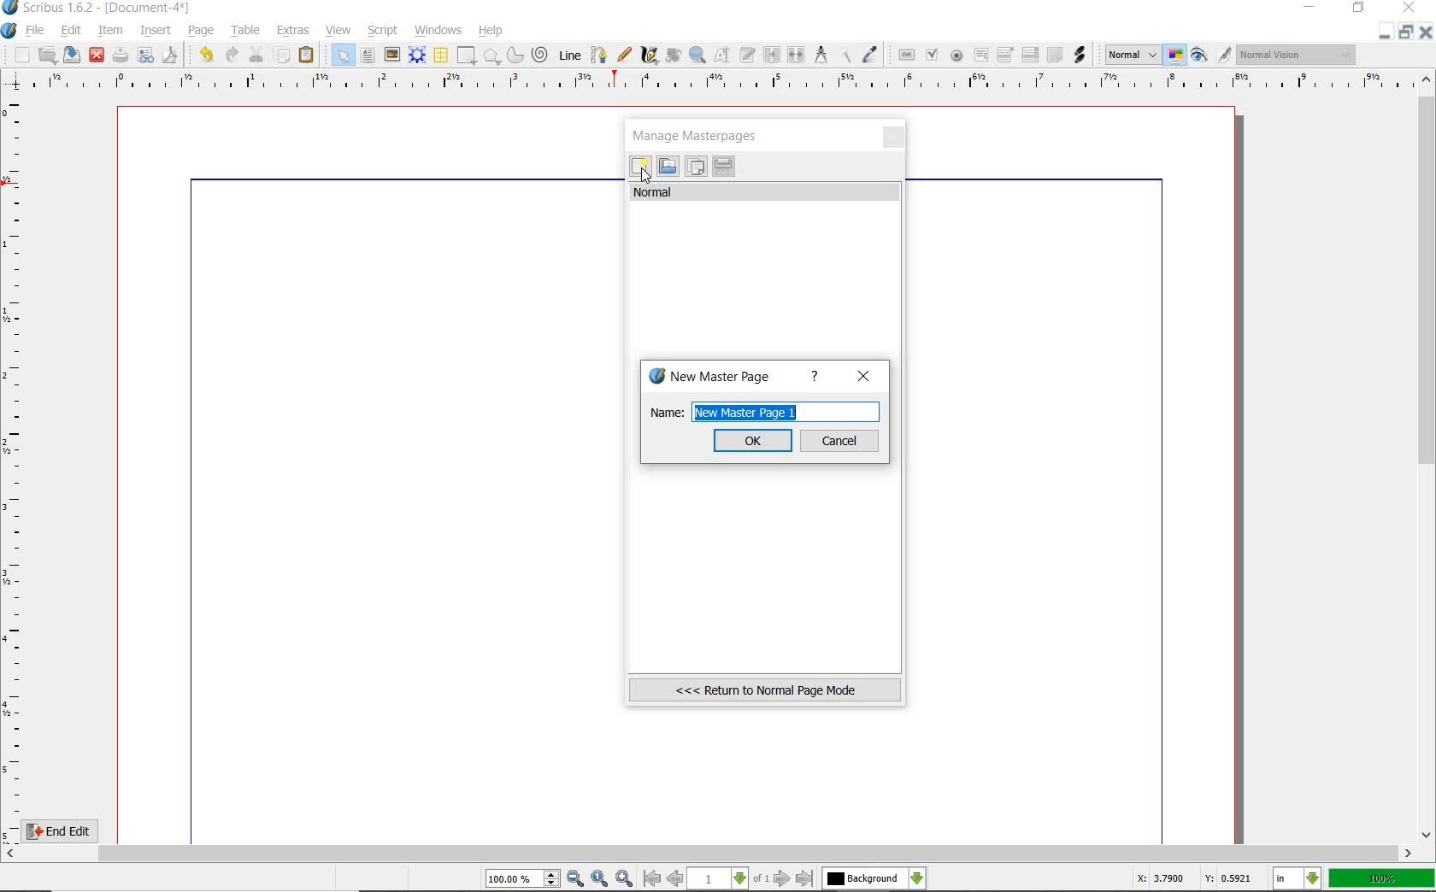  Describe the element at coordinates (1176, 56) in the screenshot. I see `toggle color management` at that location.